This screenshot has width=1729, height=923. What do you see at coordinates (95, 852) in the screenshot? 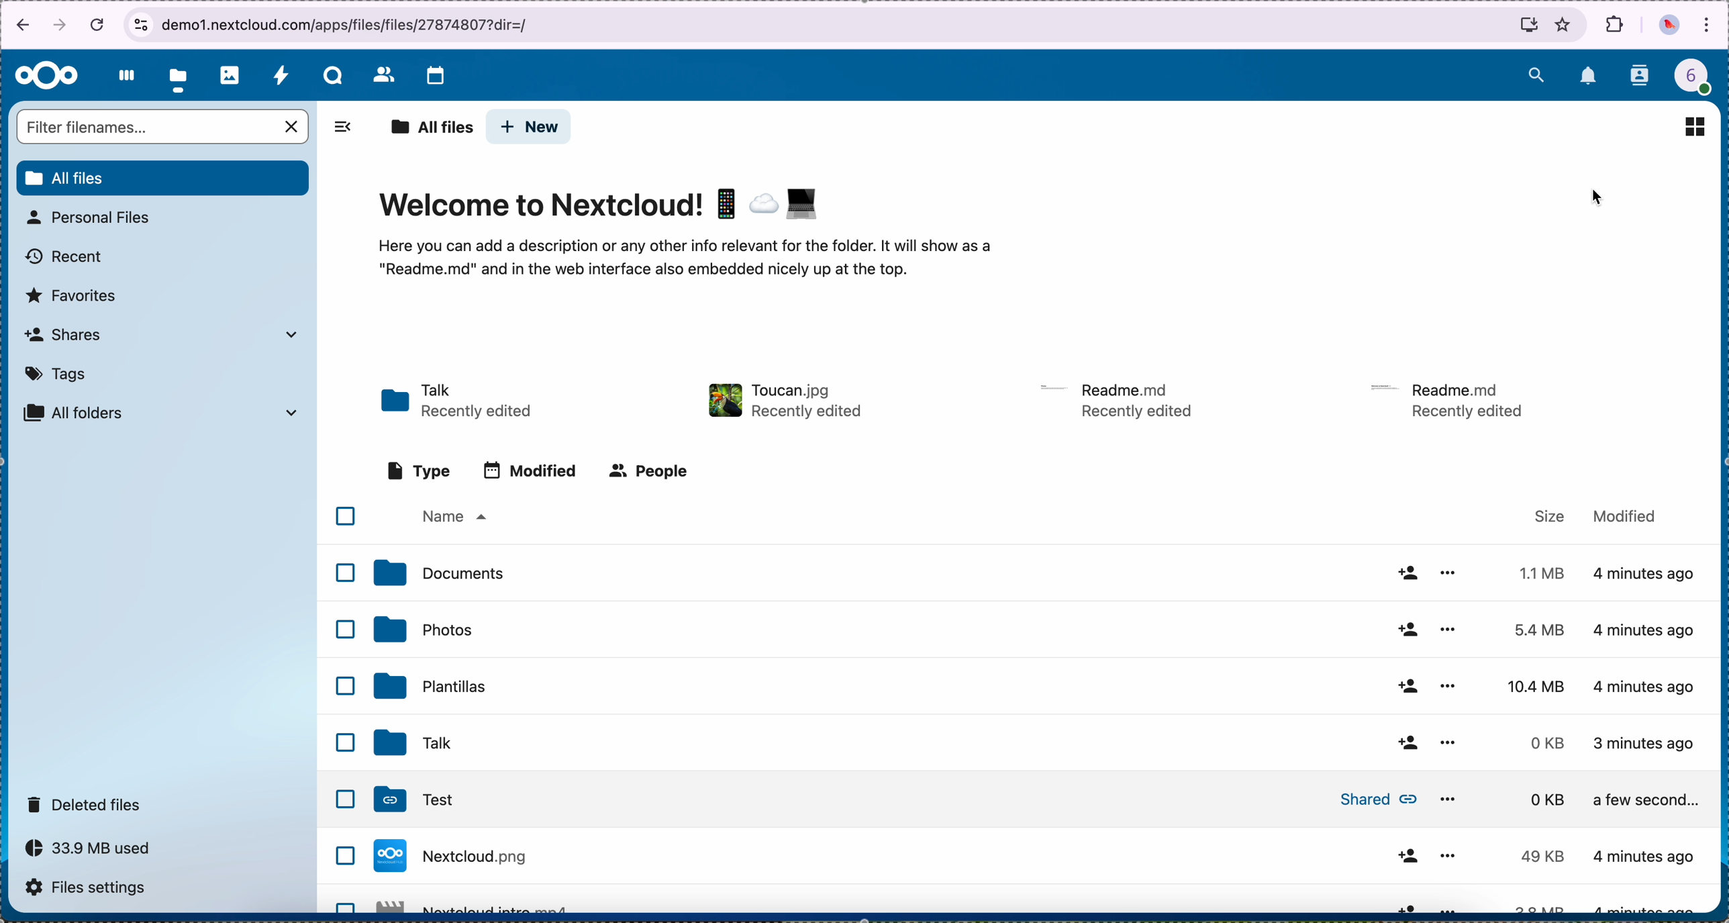
I see `capacity` at bounding box center [95, 852].